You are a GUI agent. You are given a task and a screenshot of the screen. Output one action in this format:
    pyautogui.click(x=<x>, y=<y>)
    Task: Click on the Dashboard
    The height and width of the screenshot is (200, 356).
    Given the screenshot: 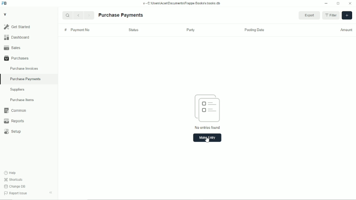 What is the action you would take?
    pyautogui.click(x=29, y=37)
    